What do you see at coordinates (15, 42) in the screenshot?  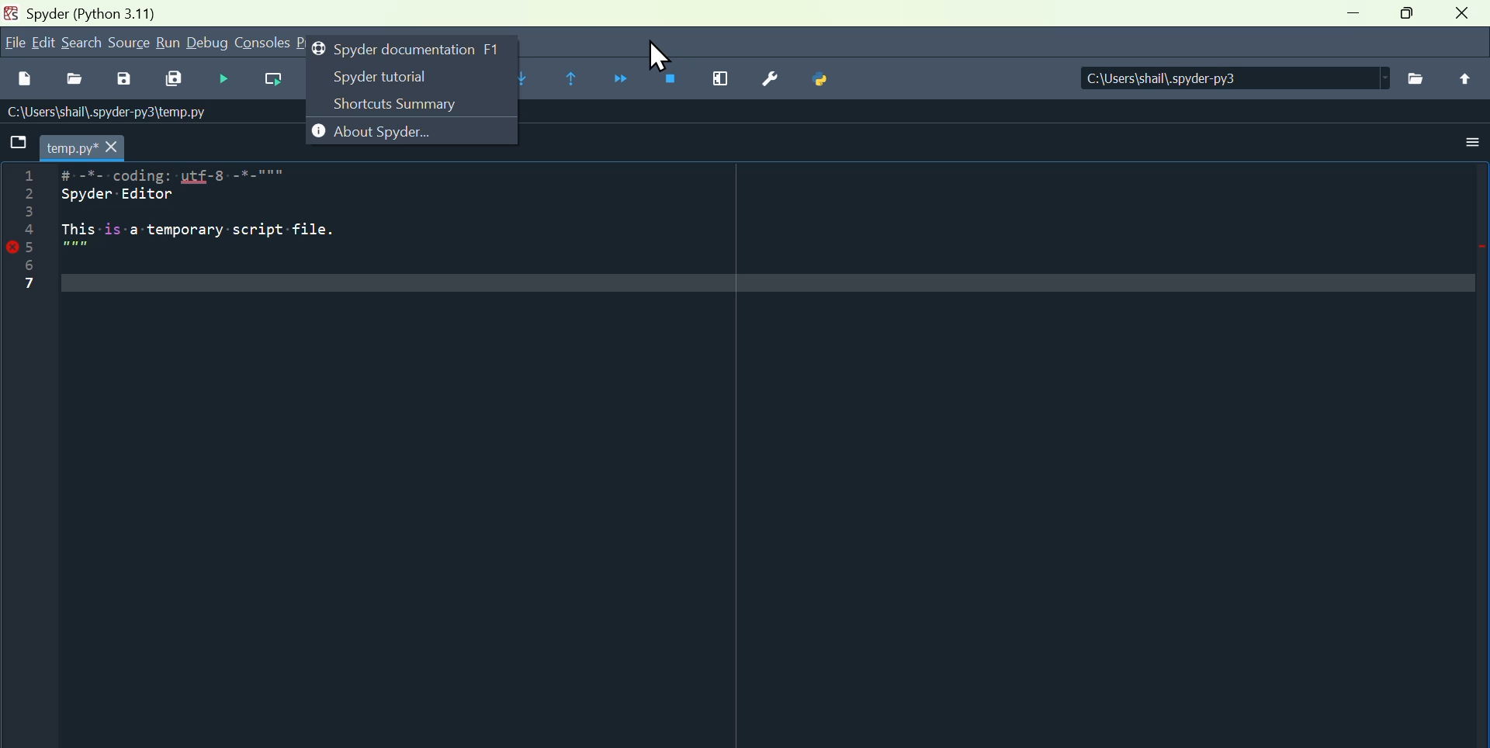 I see `File` at bounding box center [15, 42].